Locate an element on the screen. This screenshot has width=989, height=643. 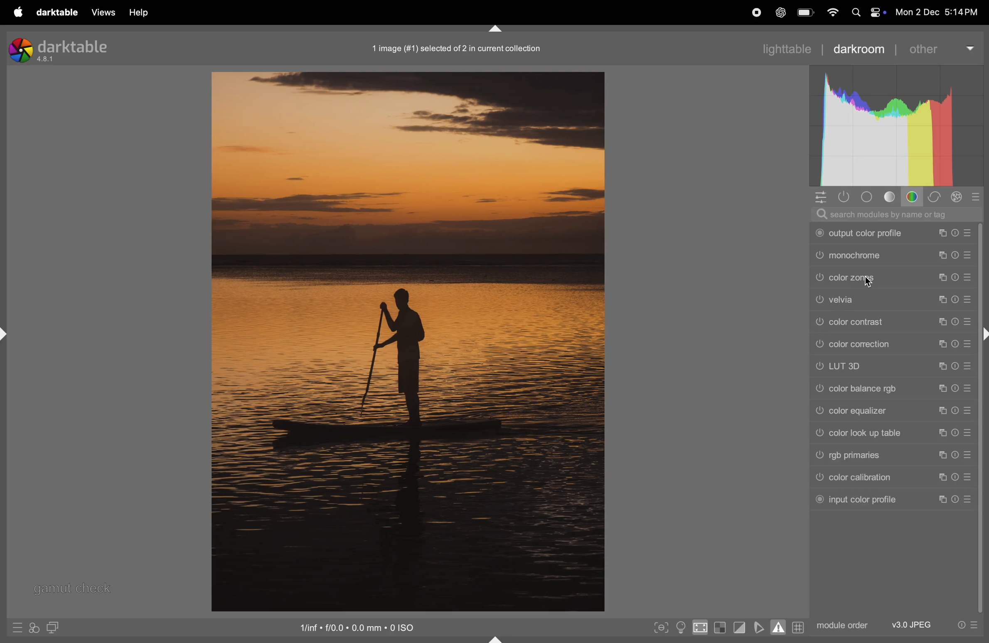
wifi is located at coordinates (834, 12).